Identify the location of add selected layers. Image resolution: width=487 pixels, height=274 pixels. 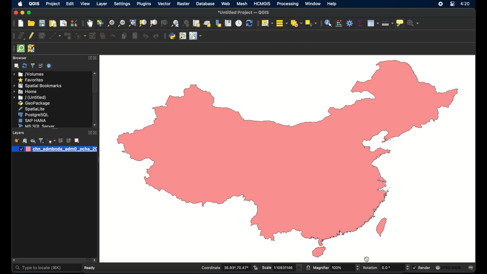
(16, 66).